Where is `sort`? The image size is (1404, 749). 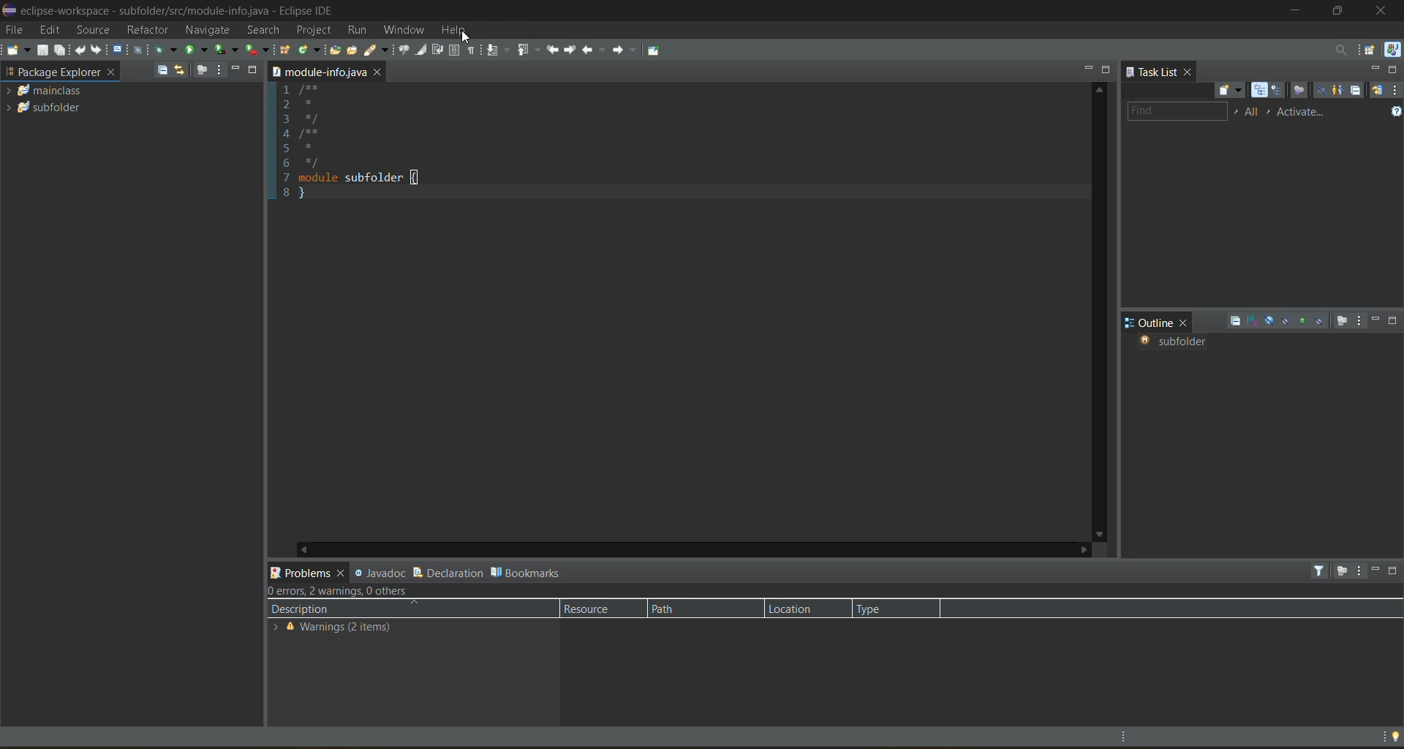 sort is located at coordinates (1253, 320).